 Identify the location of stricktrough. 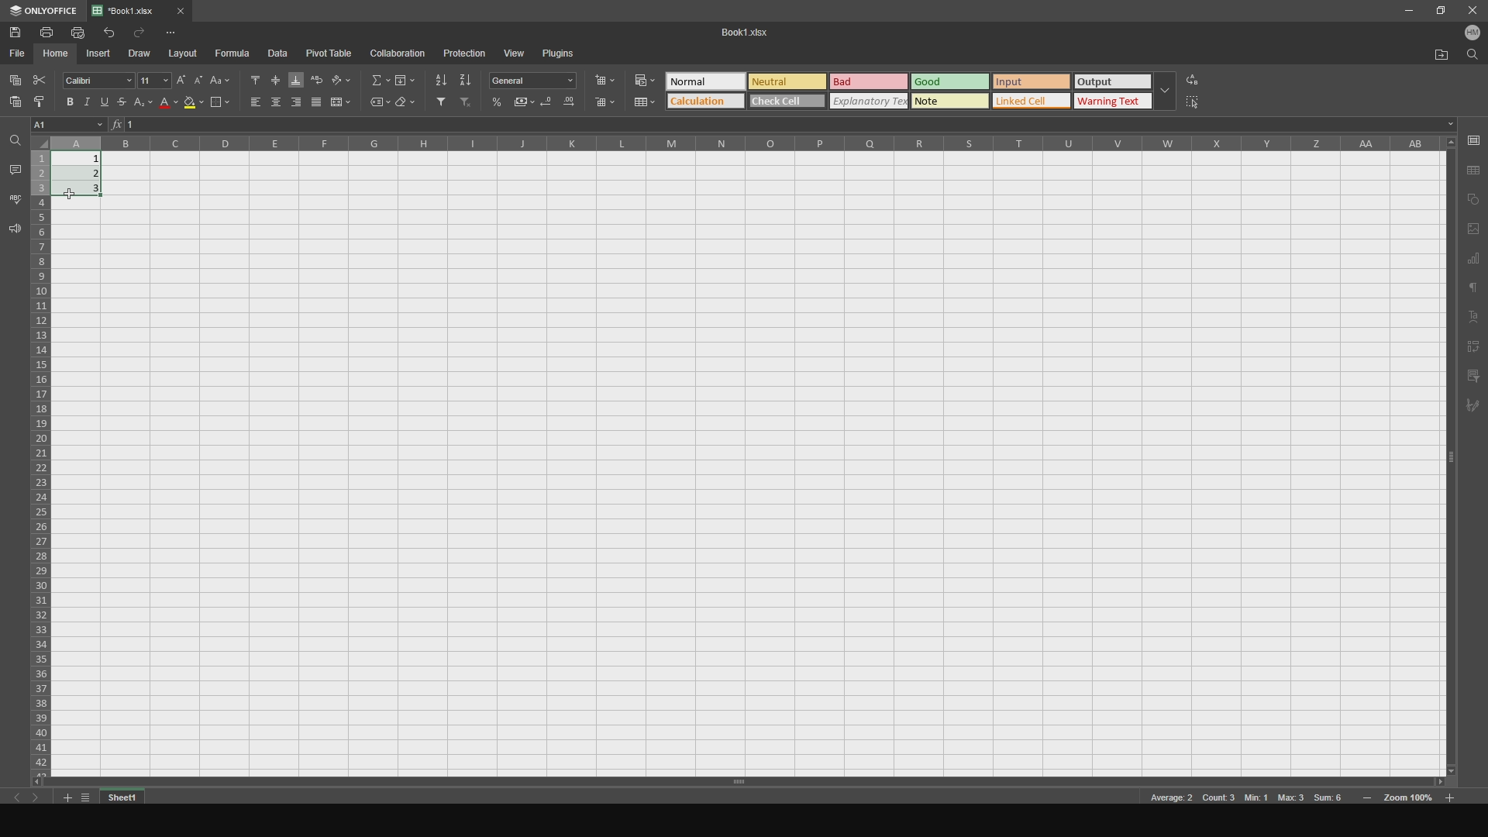
(126, 105).